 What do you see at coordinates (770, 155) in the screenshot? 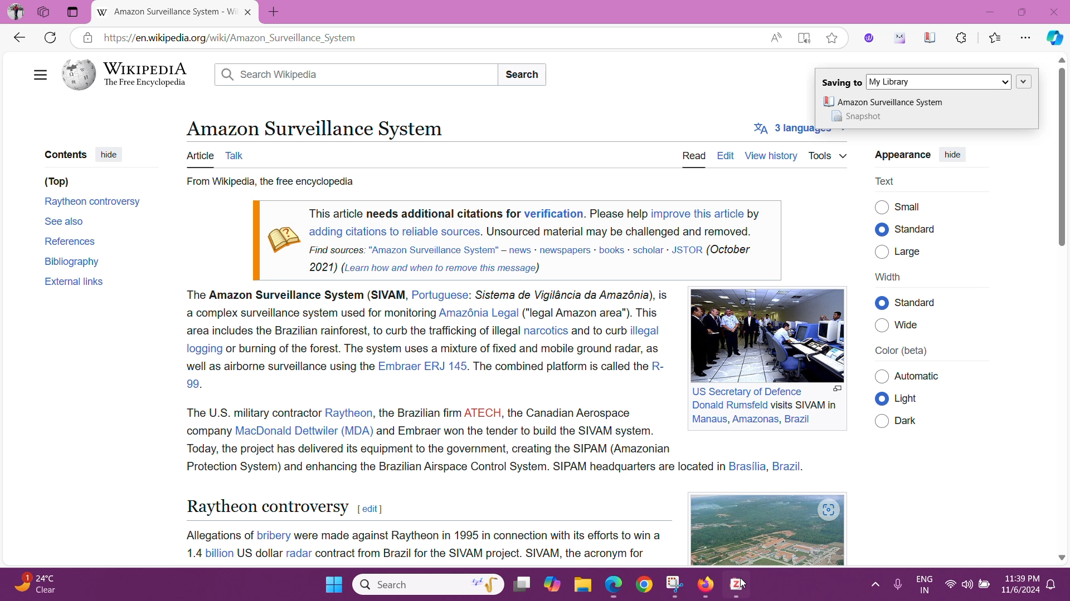
I see `View history` at bounding box center [770, 155].